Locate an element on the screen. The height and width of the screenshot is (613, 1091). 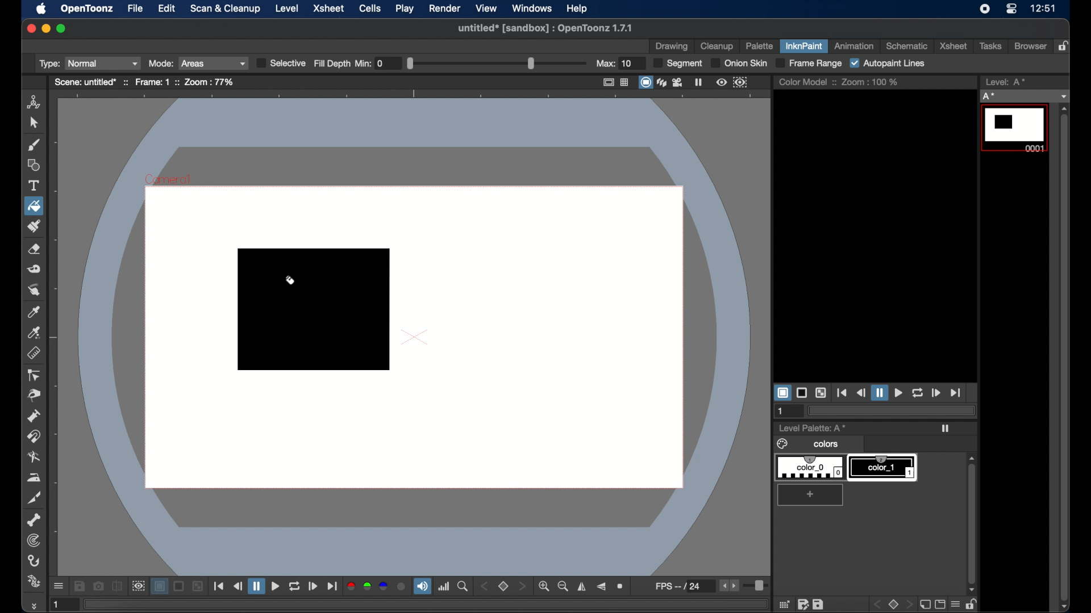
skeleton tool is located at coordinates (34, 520).